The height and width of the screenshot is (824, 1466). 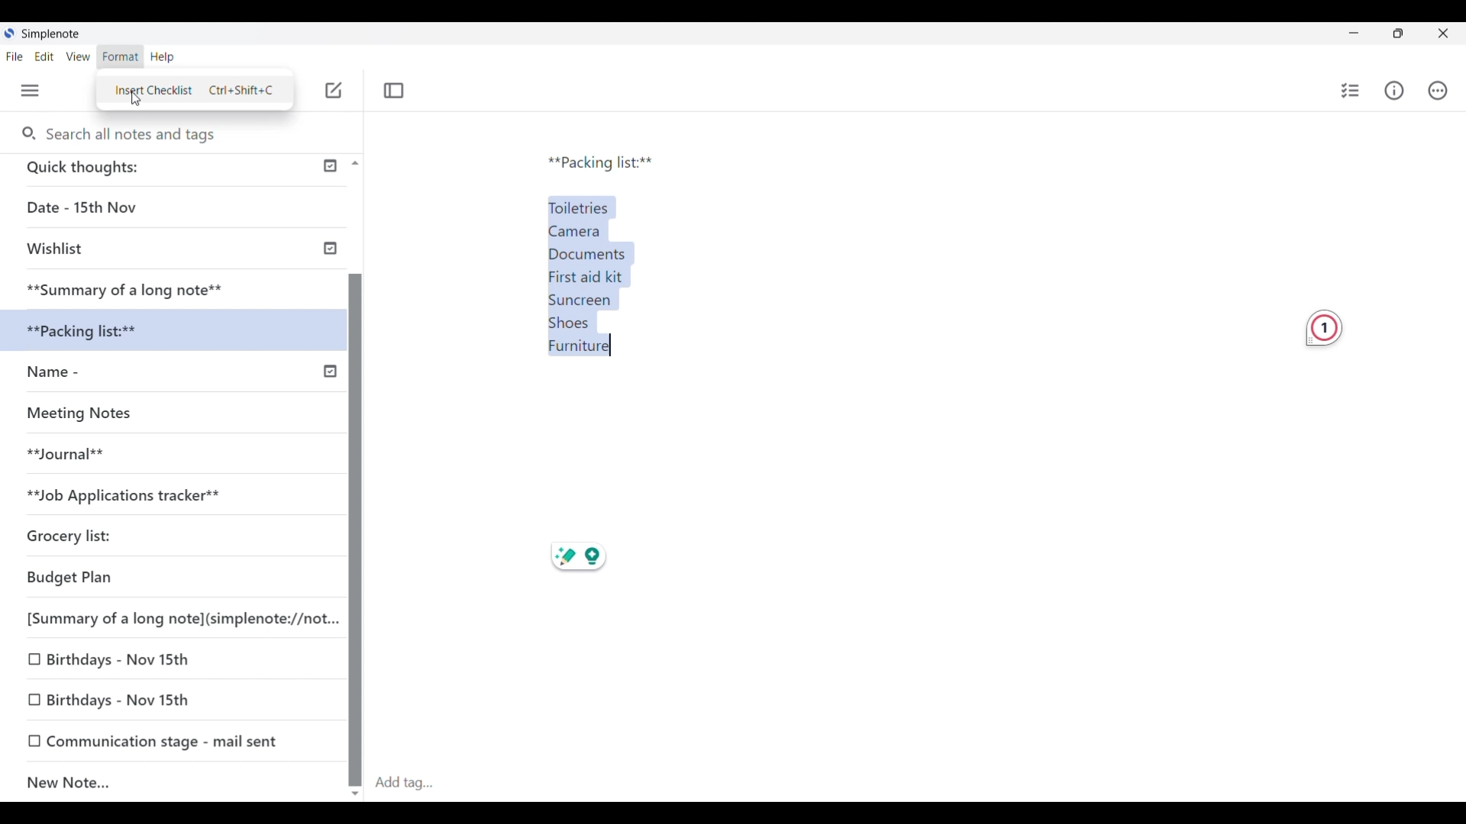 What do you see at coordinates (601, 271) in the screenshot?
I see `Text selected` at bounding box center [601, 271].